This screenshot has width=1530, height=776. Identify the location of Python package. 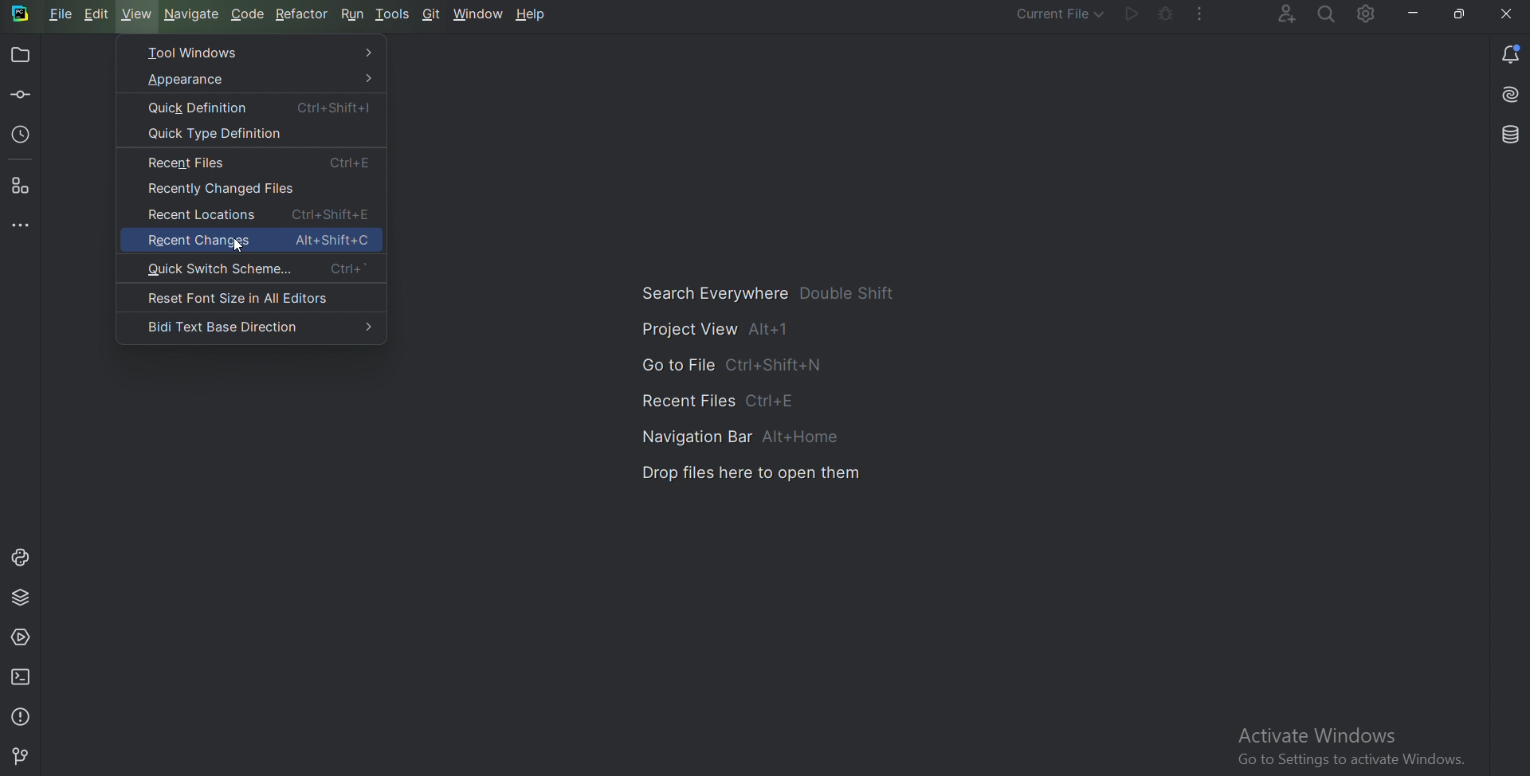
(22, 597).